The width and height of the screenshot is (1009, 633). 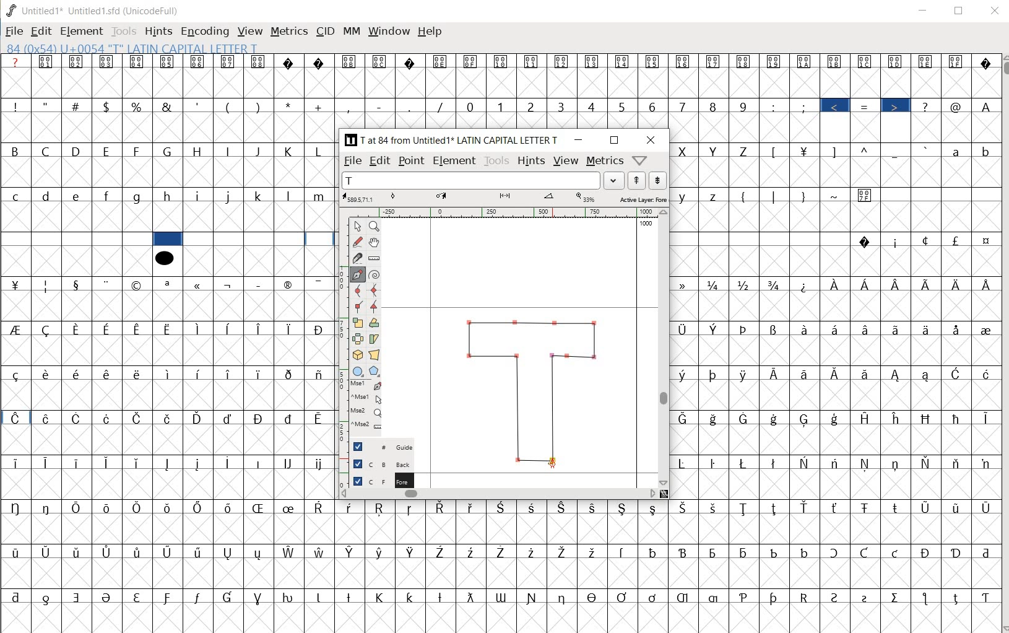 I want to click on Symbol, so click(x=441, y=62).